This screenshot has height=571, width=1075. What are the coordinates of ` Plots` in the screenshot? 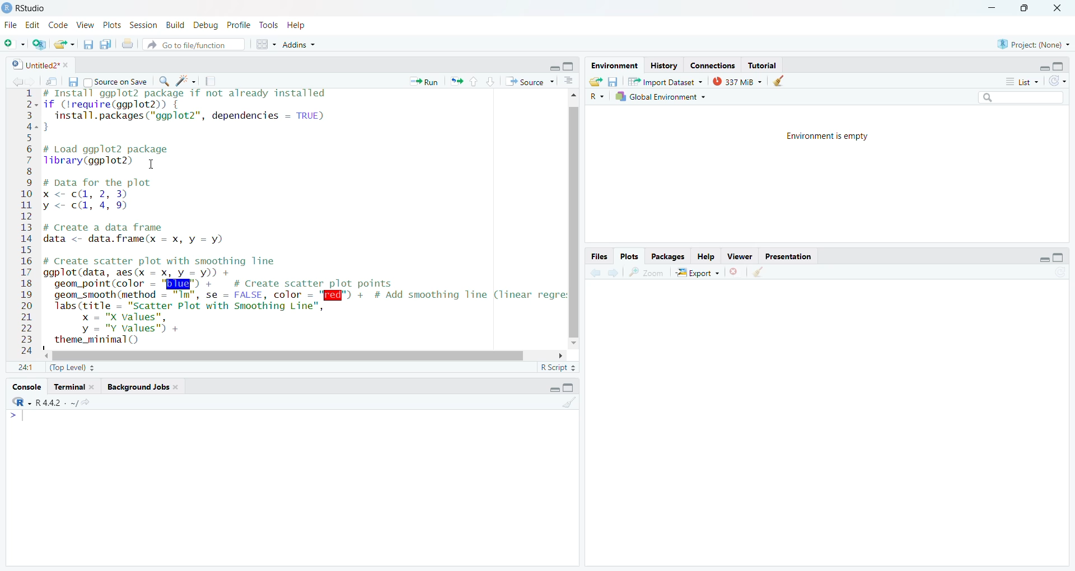 It's located at (110, 25).